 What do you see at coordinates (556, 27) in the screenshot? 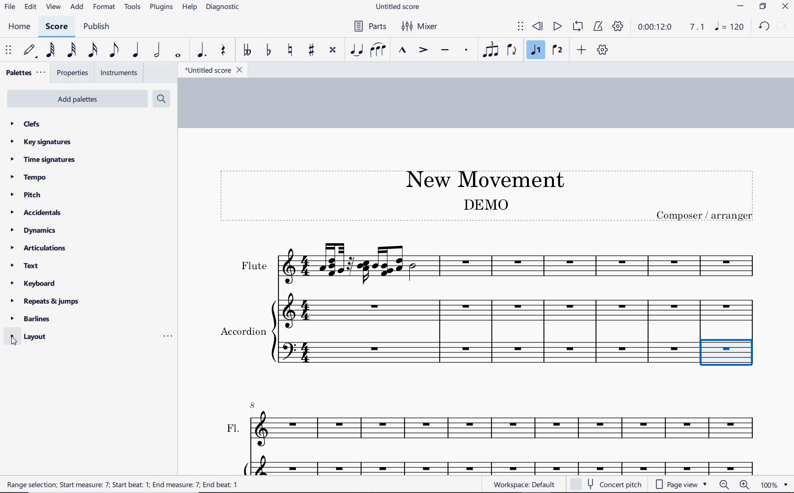
I see `play` at bounding box center [556, 27].